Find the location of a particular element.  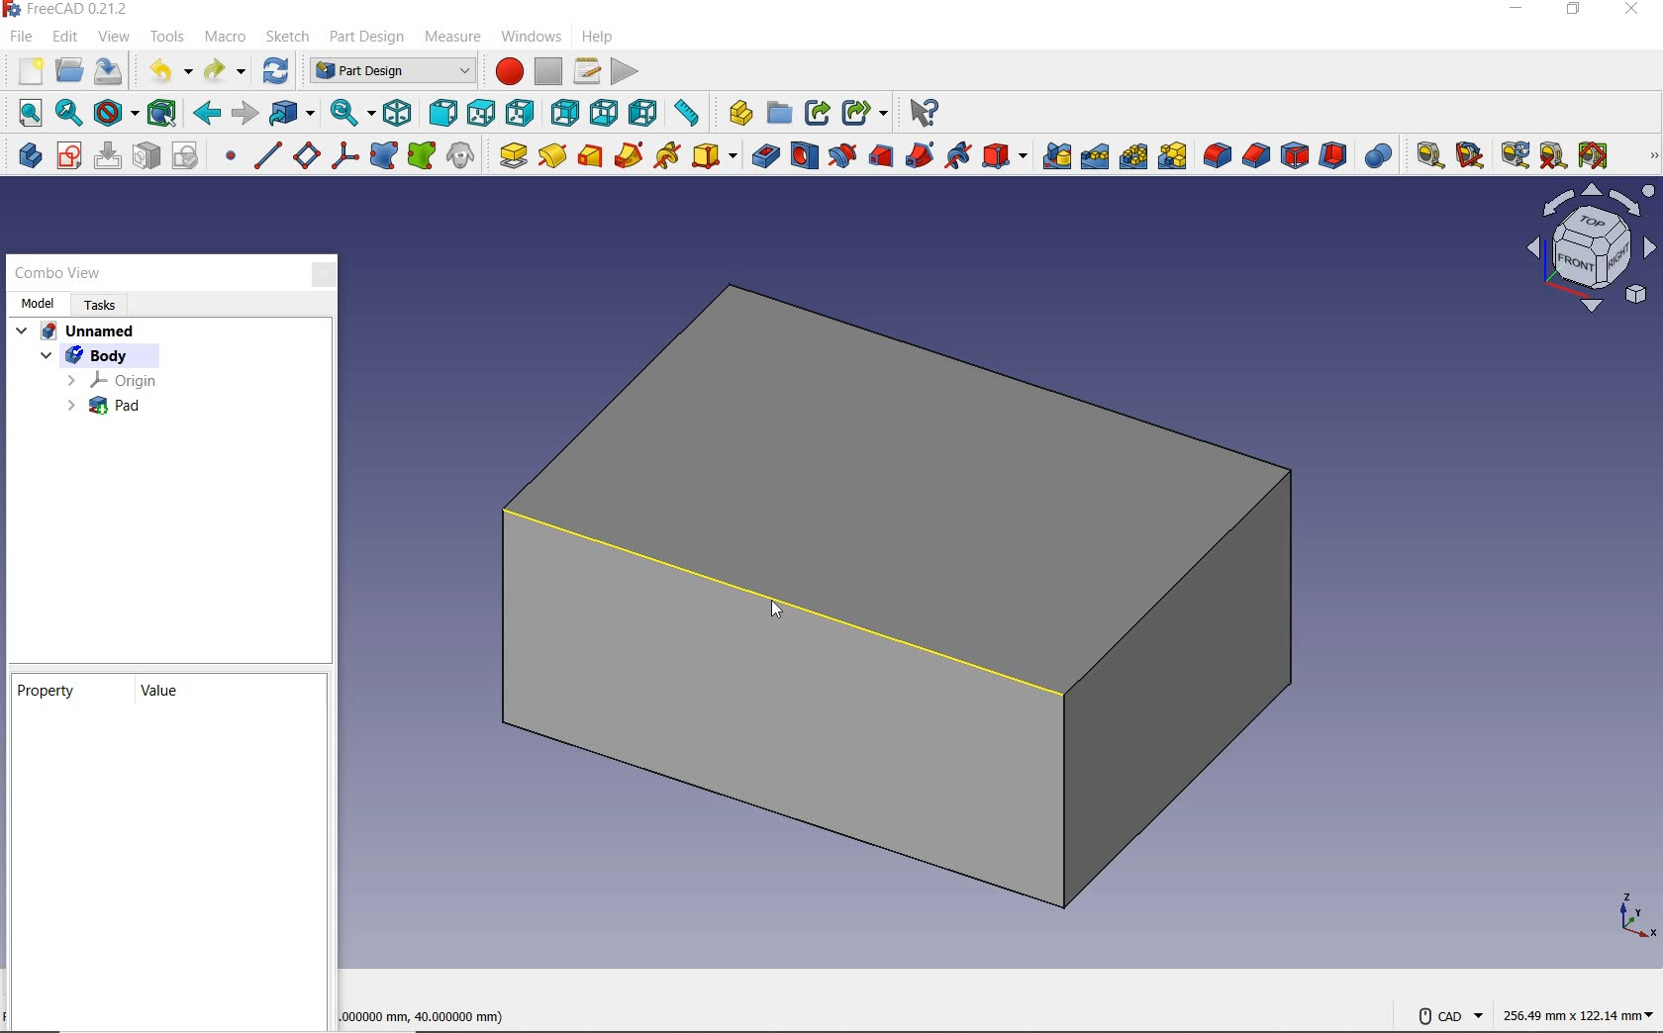

save is located at coordinates (110, 71).